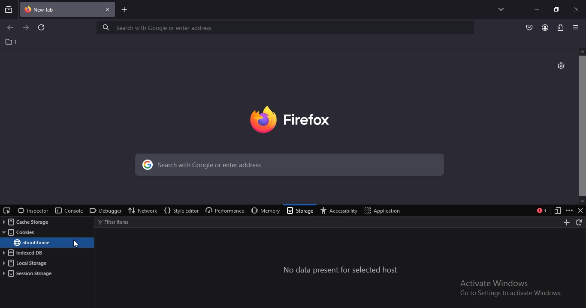 The width and height of the screenshot is (586, 308). I want to click on search tabs, so click(9, 9).